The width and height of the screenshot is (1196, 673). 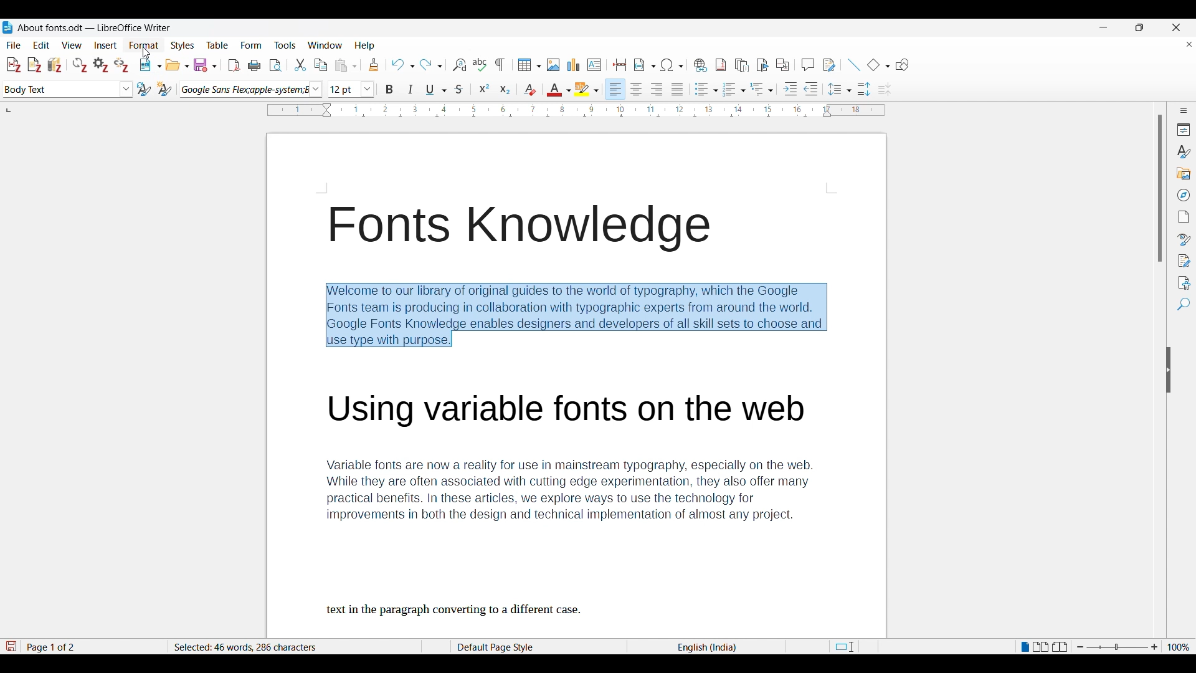 I want to click on Styles, so click(x=1183, y=152).